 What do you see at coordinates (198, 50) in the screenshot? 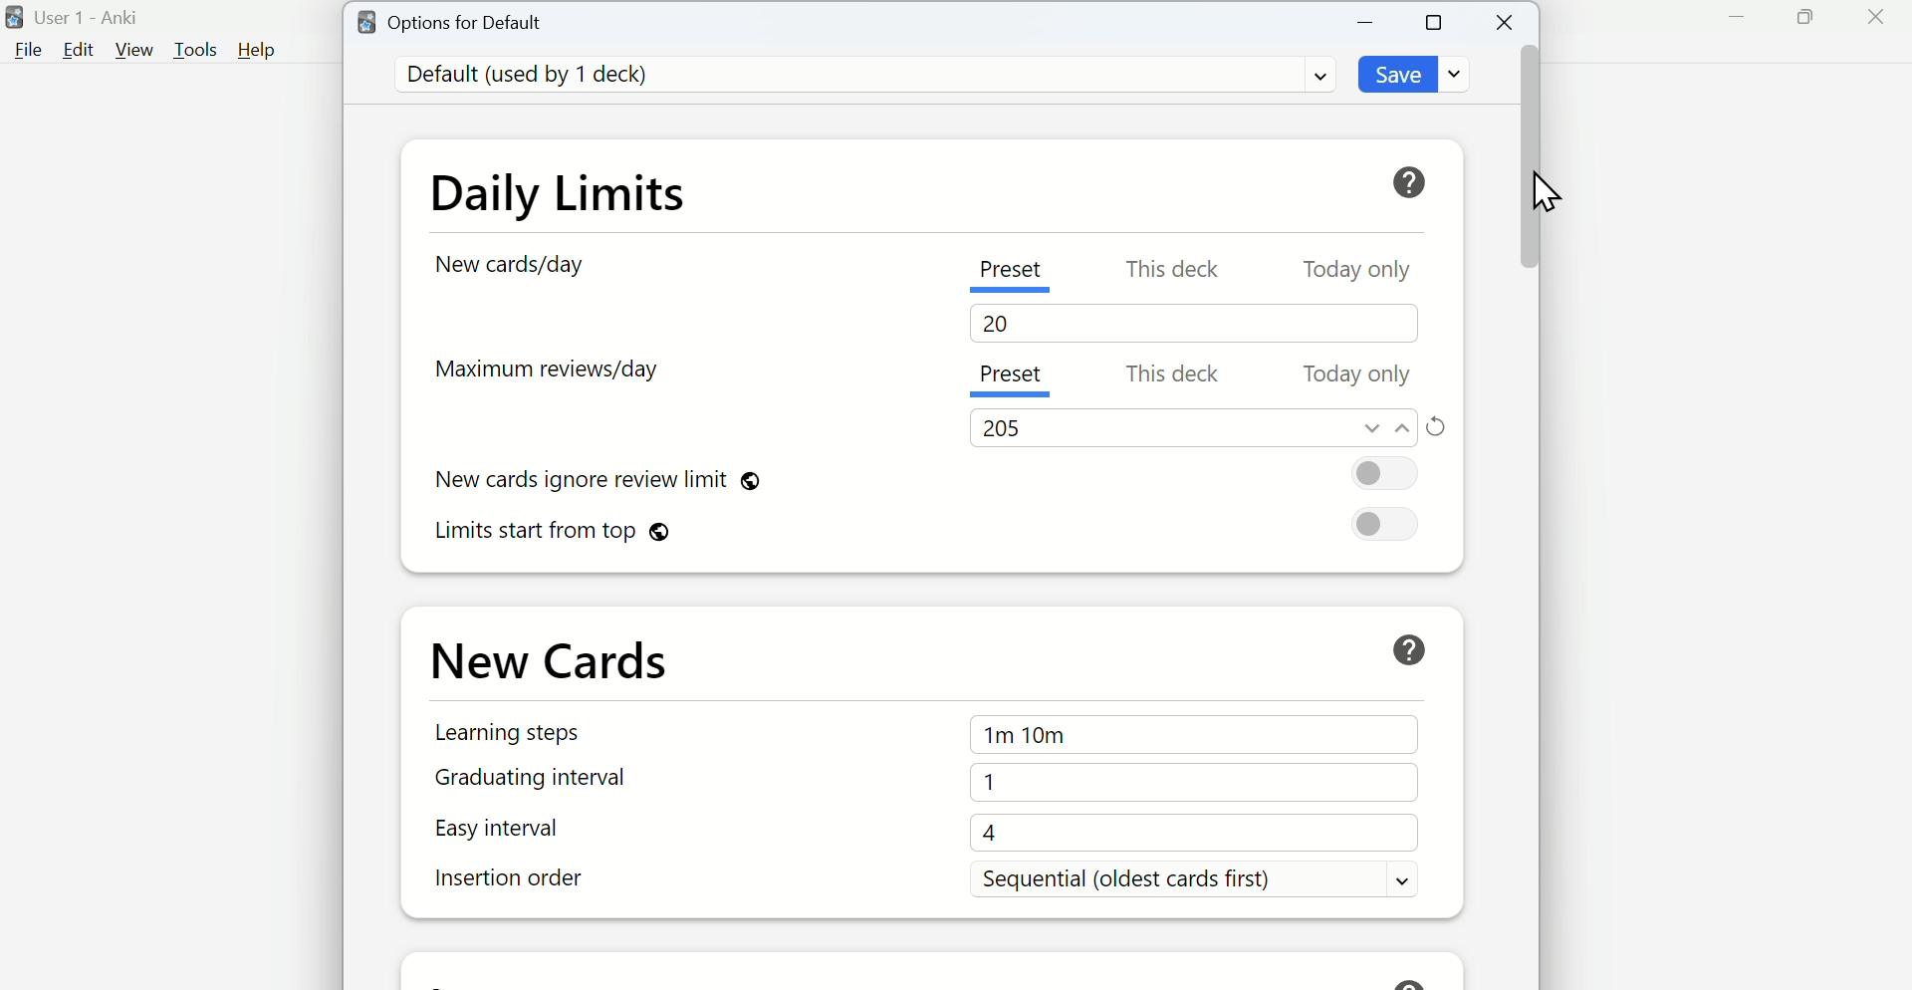
I see `Tools` at bounding box center [198, 50].